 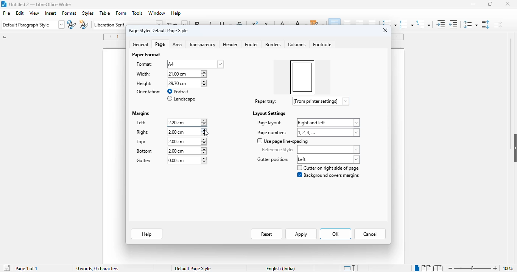 What do you see at coordinates (330, 150) in the screenshot?
I see `reference style options` at bounding box center [330, 150].